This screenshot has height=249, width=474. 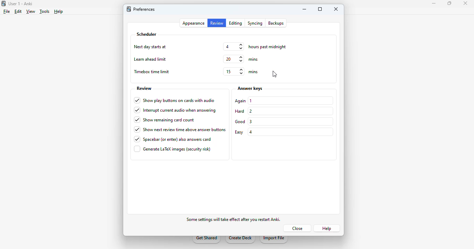 What do you see at coordinates (267, 47) in the screenshot?
I see `hours past midnight` at bounding box center [267, 47].